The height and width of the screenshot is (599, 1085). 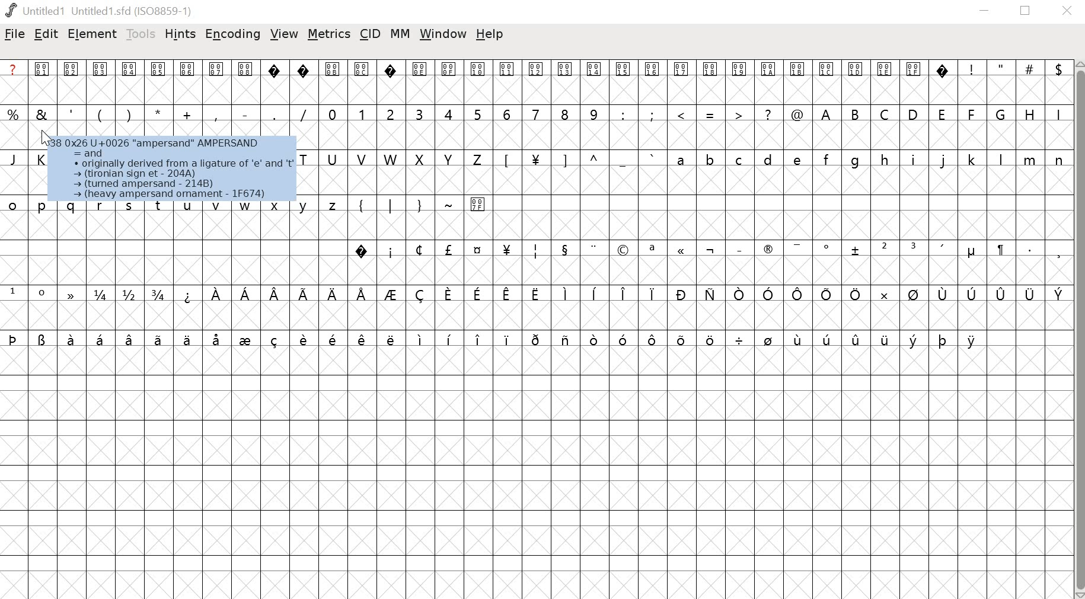 I want to click on symbol, so click(x=681, y=339).